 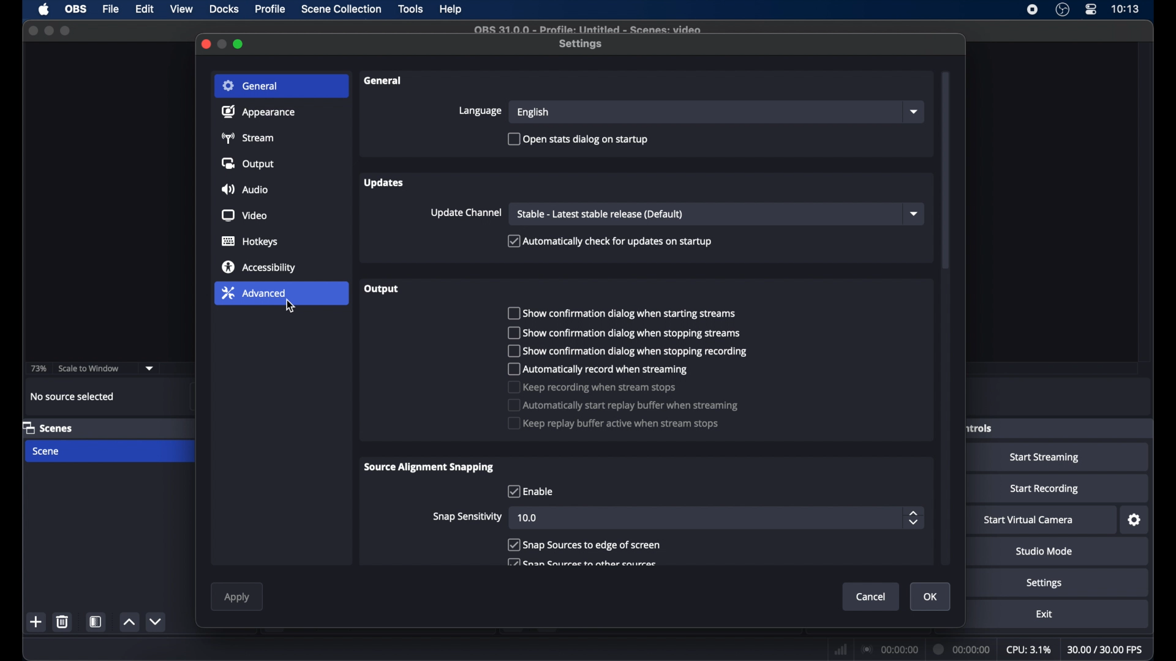 What do you see at coordinates (624, 405) in the screenshot?
I see `checkbox` at bounding box center [624, 405].